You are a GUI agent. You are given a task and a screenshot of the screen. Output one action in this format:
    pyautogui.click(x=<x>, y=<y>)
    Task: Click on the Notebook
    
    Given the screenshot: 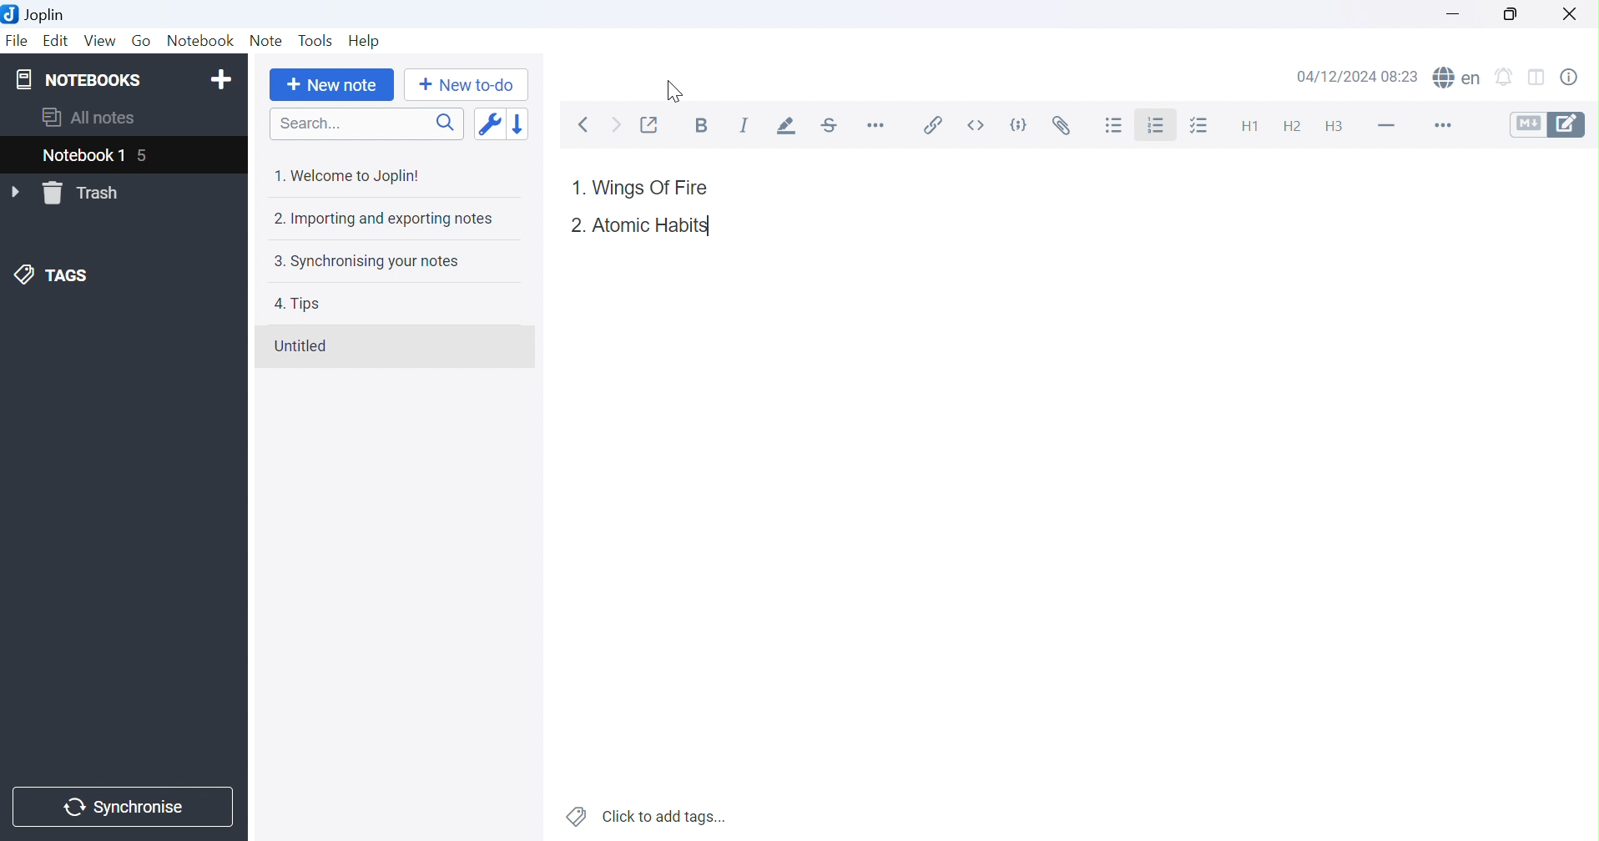 What is the action you would take?
    pyautogui.click(x=200, y=39)
    